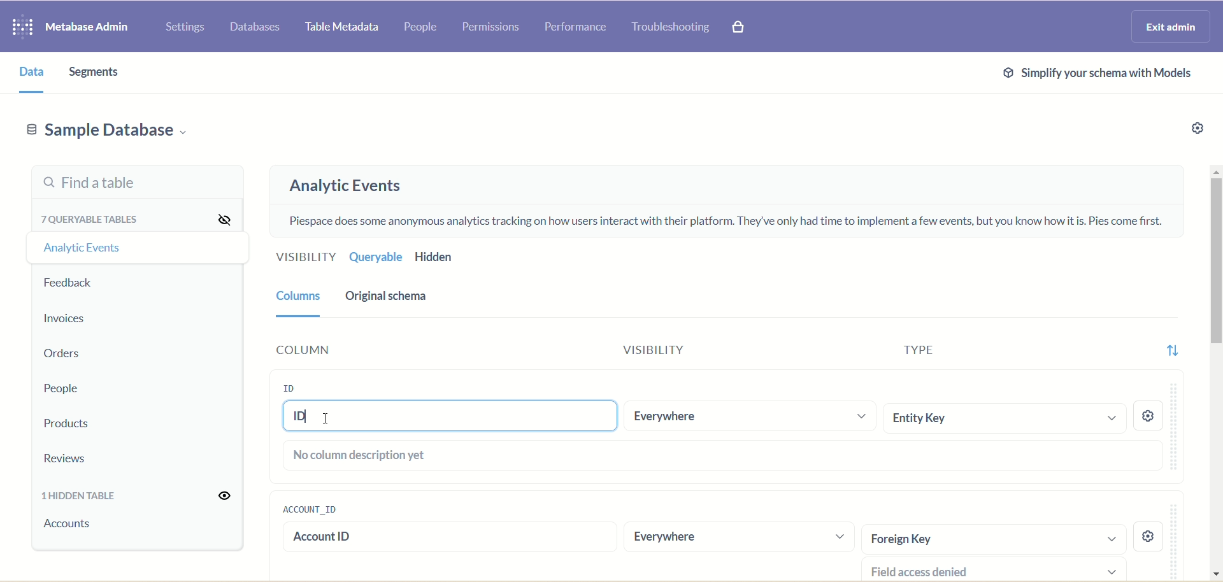 Image resolution: width=1223 pixels, height=582 pixels. Describe the element at coordinates (58, 388) in the screenshot. I see `People` at that location.